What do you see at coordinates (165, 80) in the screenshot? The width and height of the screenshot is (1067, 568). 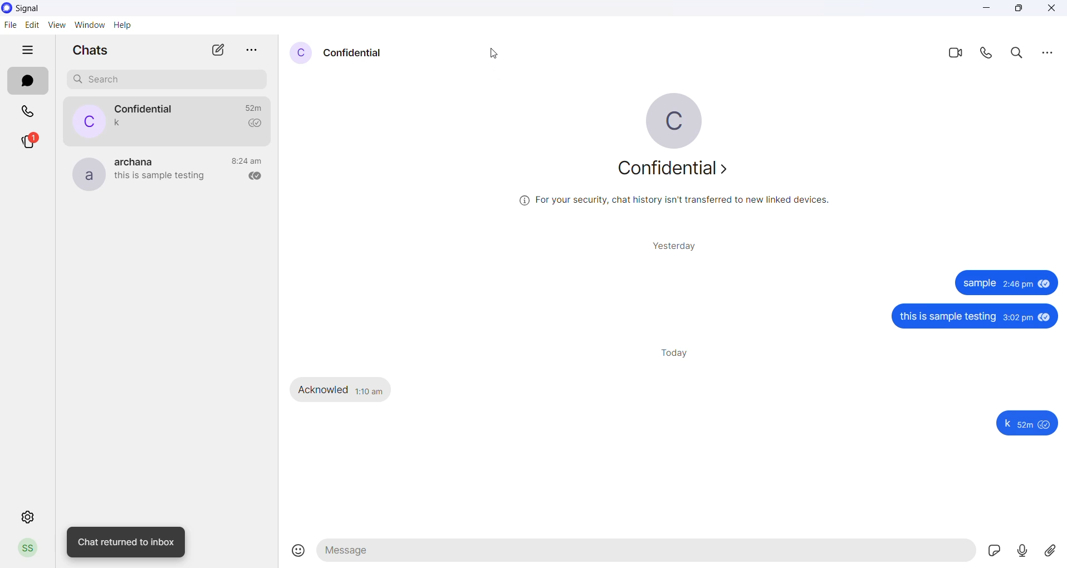 I see `search chat` at bounding box center [165, 80].